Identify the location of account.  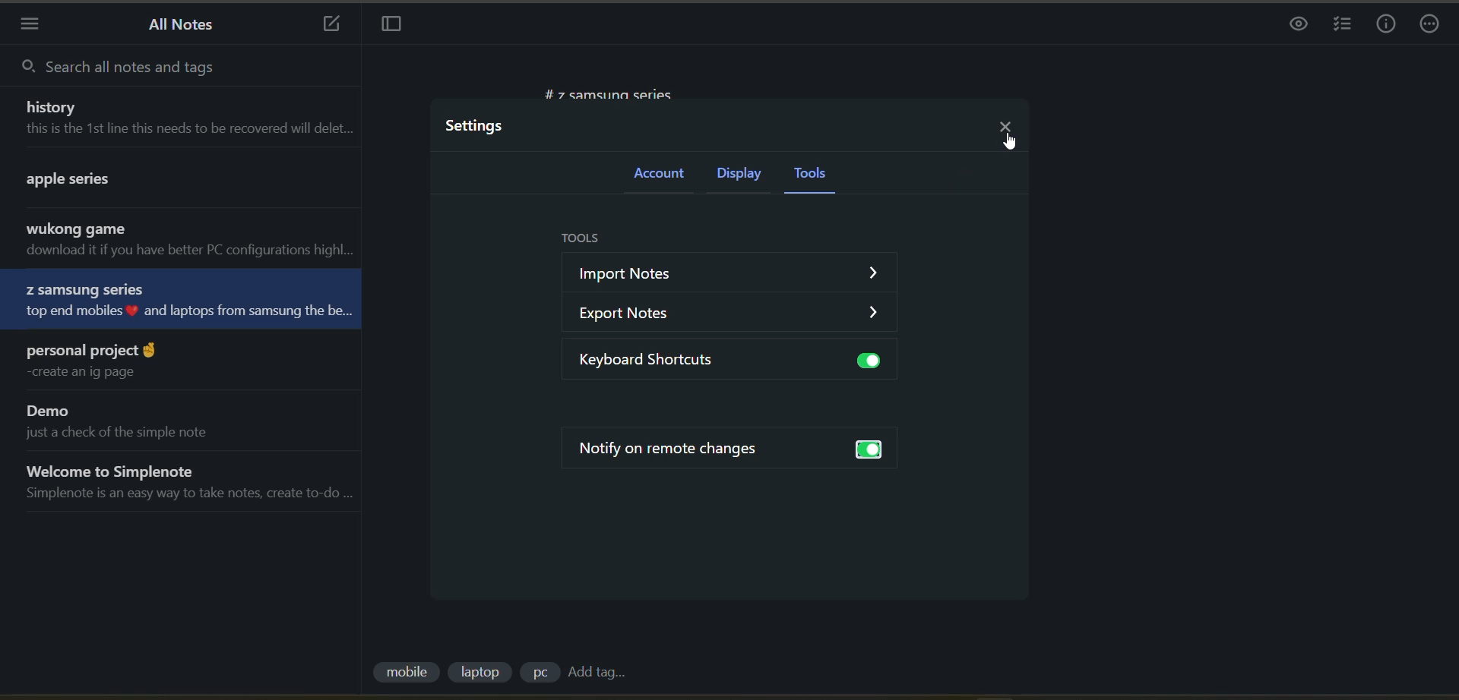
(655, 174).